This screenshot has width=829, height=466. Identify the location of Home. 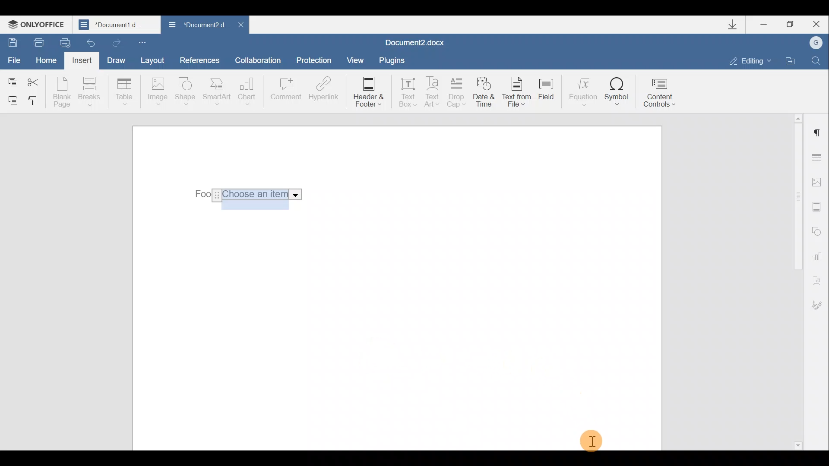
(49, 61).